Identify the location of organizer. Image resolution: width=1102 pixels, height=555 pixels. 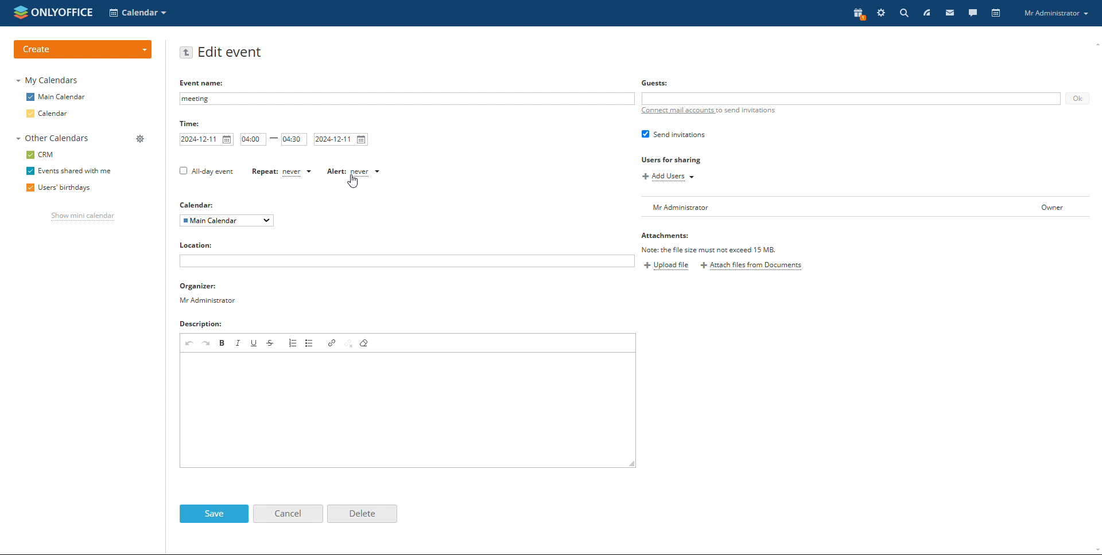
(208, 294).